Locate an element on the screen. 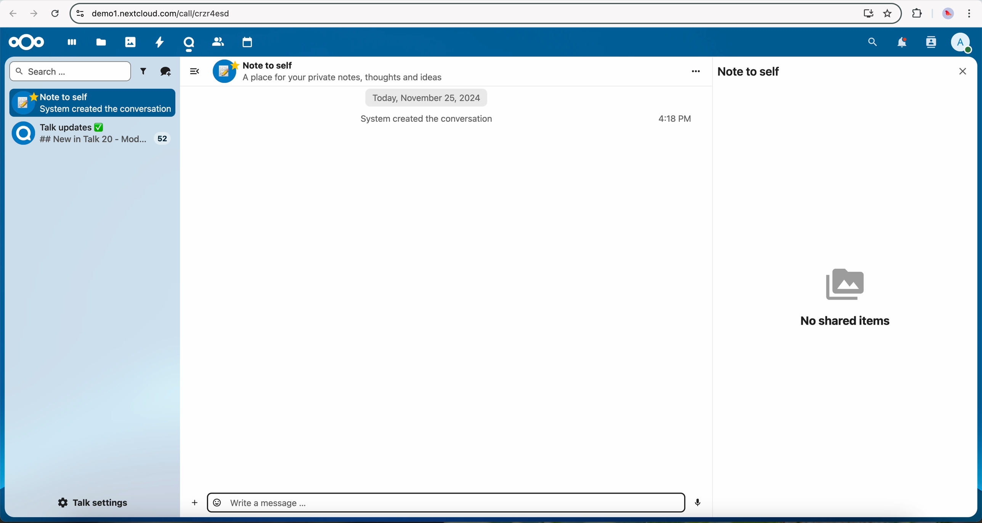 This screenshot has height=523, width=982. search is located at coordinates (873, 42).